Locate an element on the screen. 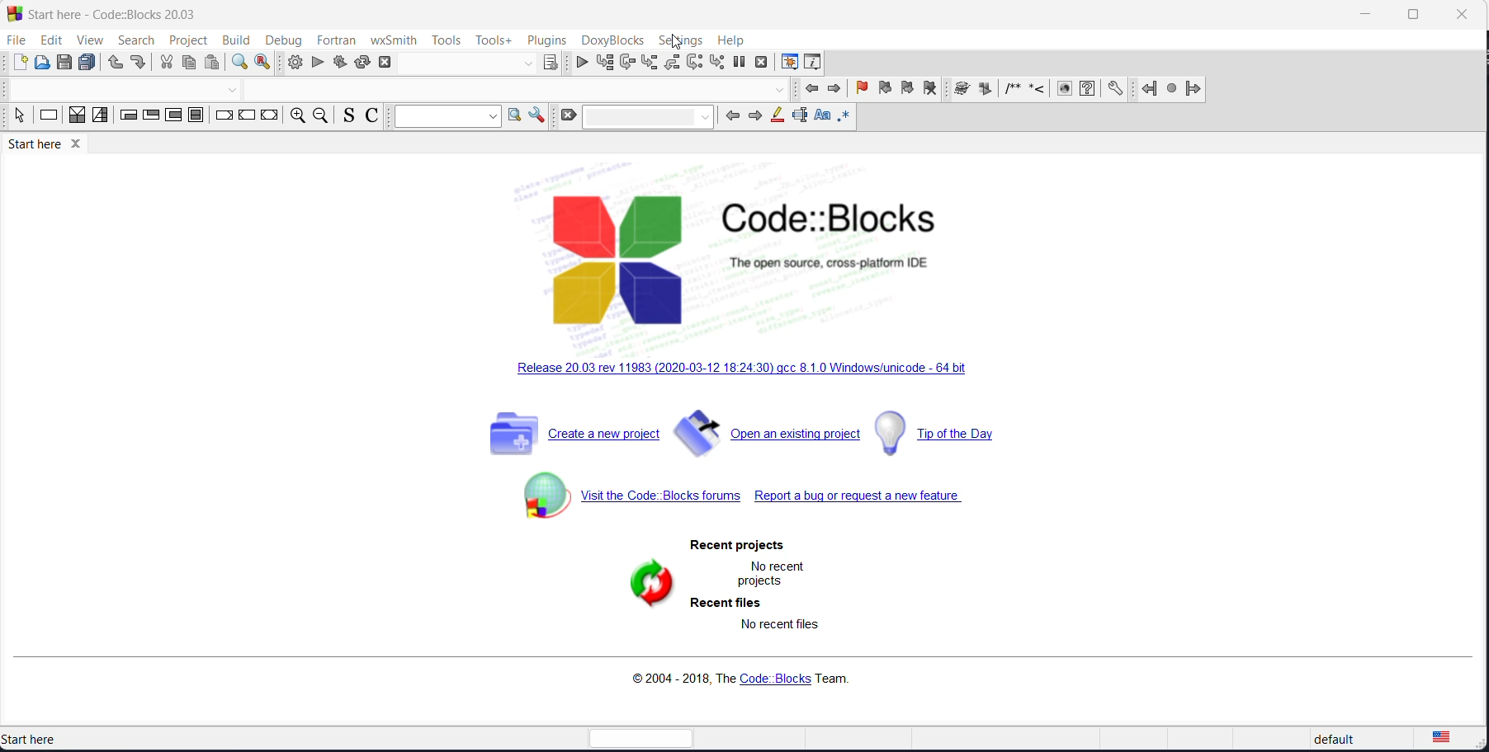 The height and width of the screenshot is (752, 1489). paste is located at coordinates (213, 63).